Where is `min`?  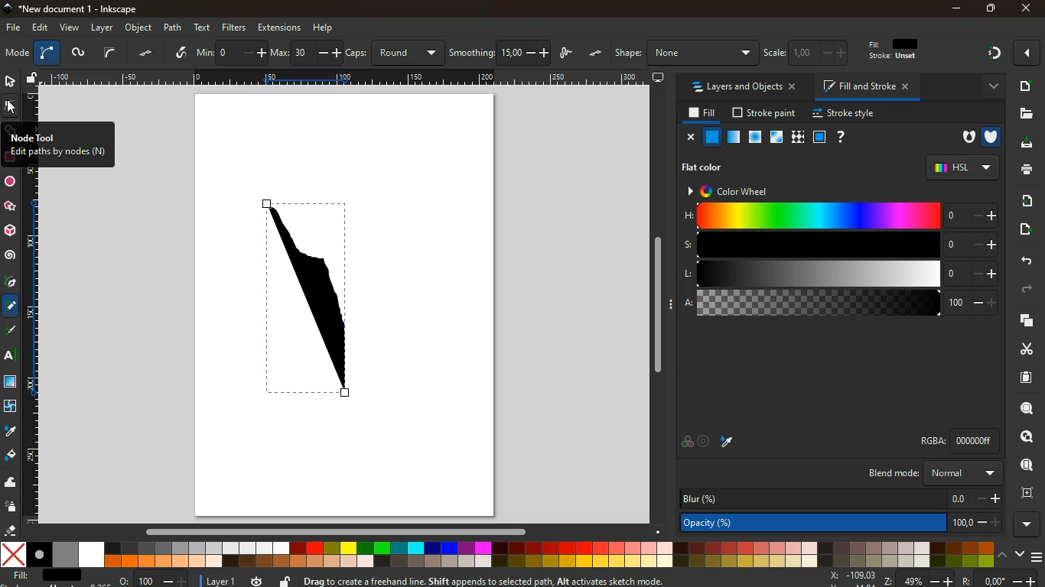 min is located at coordinates (230, 52).